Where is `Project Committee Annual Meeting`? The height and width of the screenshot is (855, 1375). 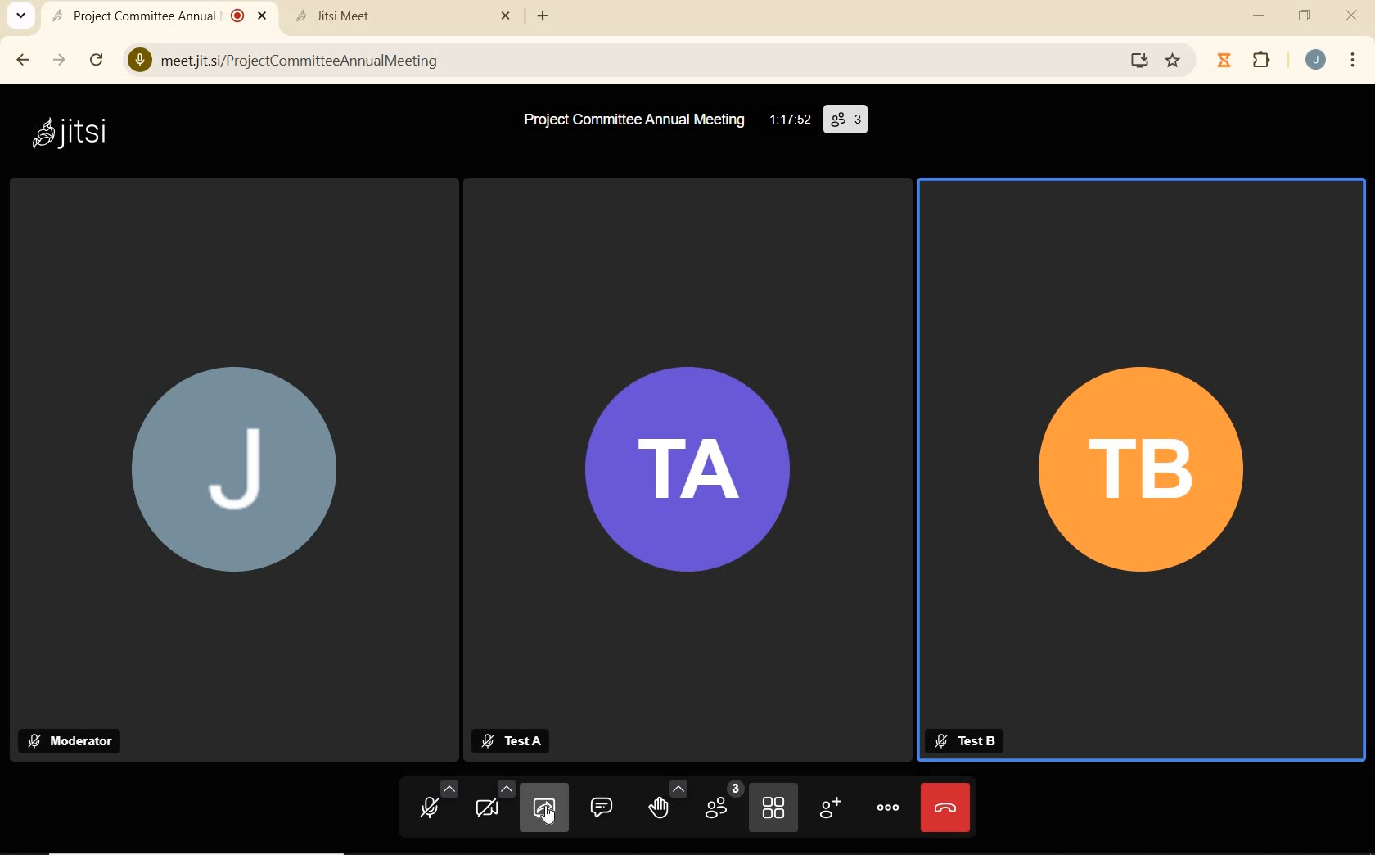 Project Committee Annual Meeting is located at coordinates (634, 120).